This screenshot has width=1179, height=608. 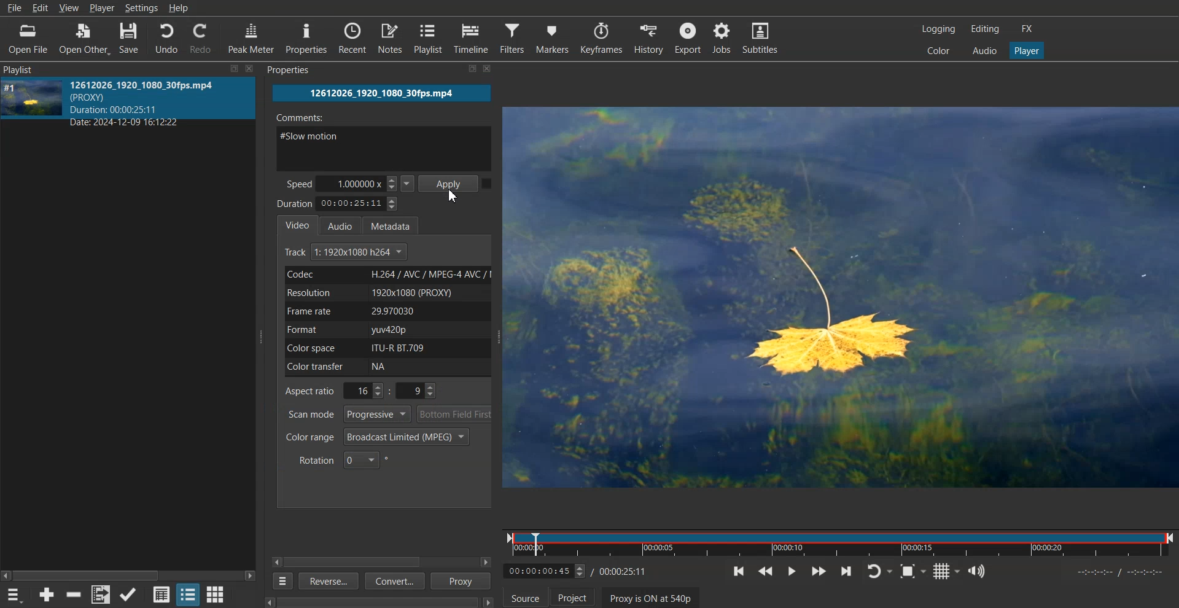 What do you see at coordinates (307, 39) in the screenshot?
I see `Properties` at bounding box center [307, 39].